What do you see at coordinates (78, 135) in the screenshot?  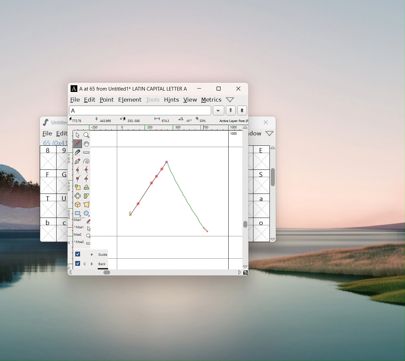 I see `pointer` at bounding box center [78, 135].